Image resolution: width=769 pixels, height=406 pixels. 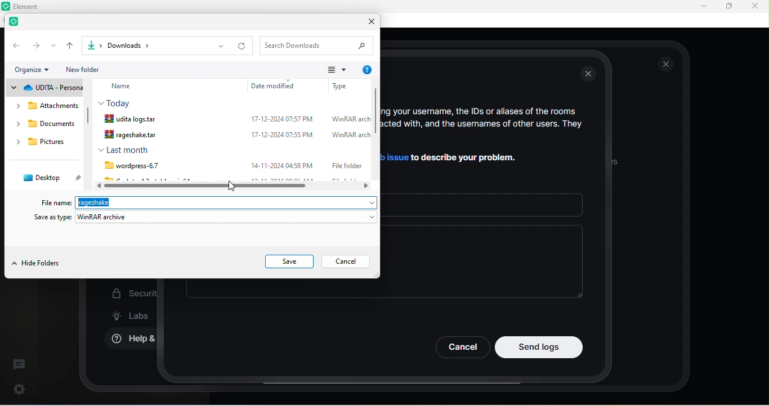 I want to click on element, so click(x=17, y=23).